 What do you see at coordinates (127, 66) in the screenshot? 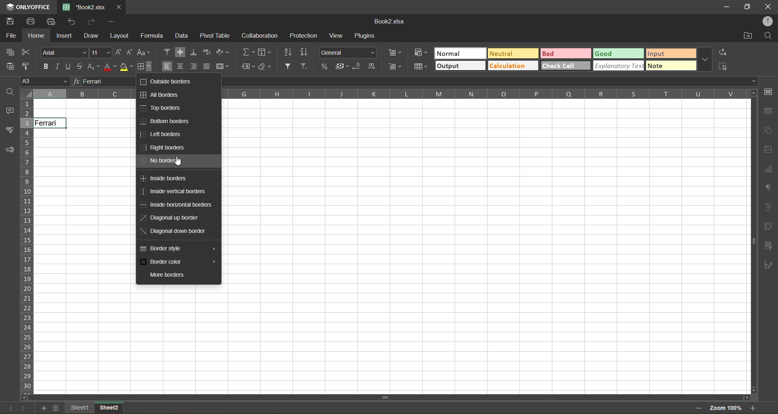
I see `fill color` at bounding box center [127, 66].